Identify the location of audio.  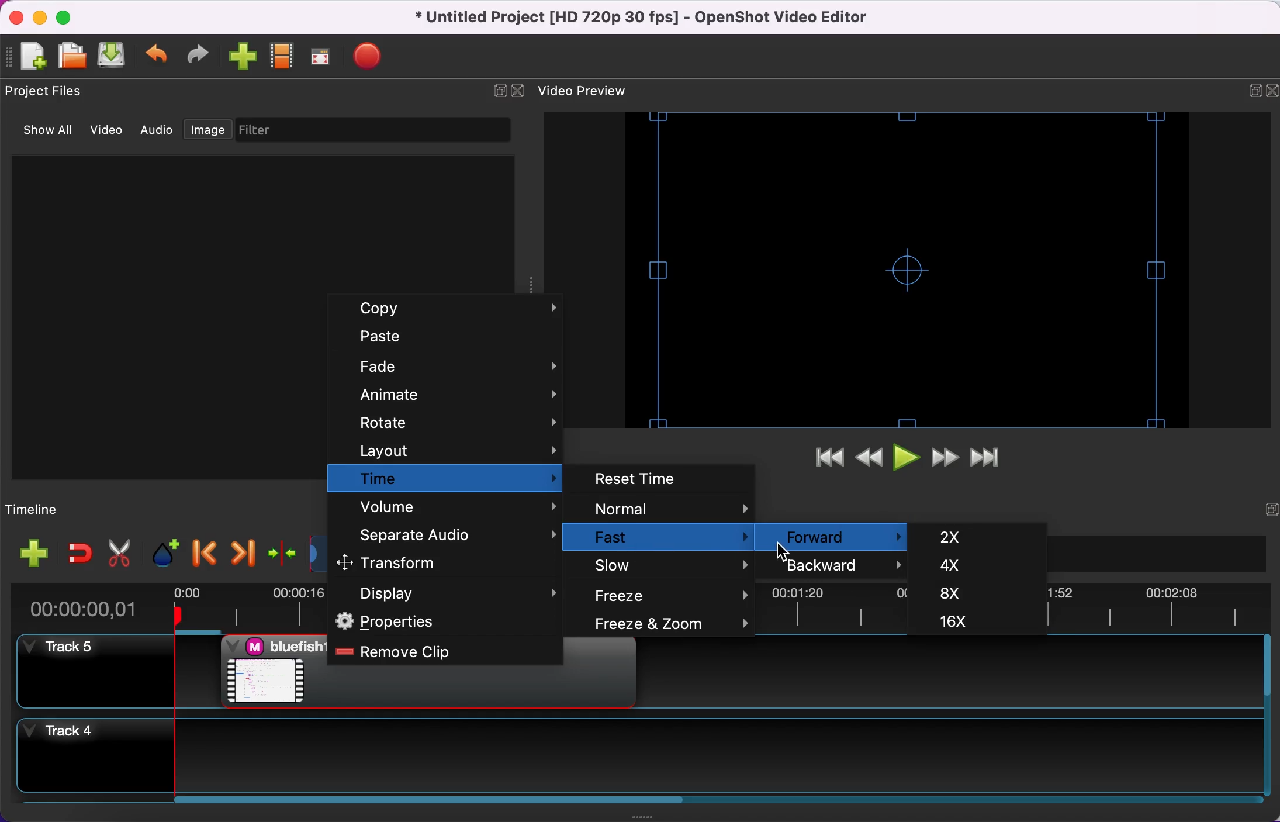
(158, 132).